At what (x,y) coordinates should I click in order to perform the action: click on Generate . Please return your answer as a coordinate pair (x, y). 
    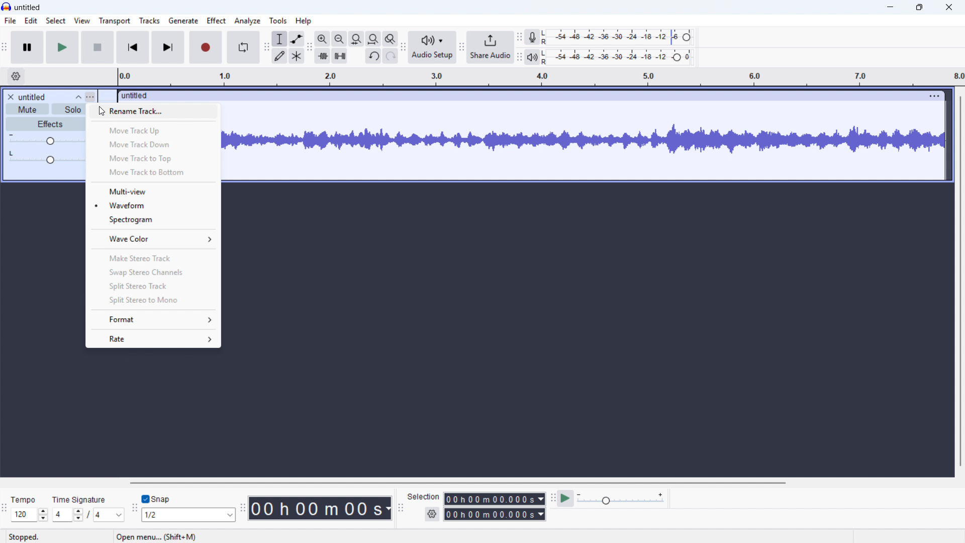
    Looking at the image, I should click on (183, 21).